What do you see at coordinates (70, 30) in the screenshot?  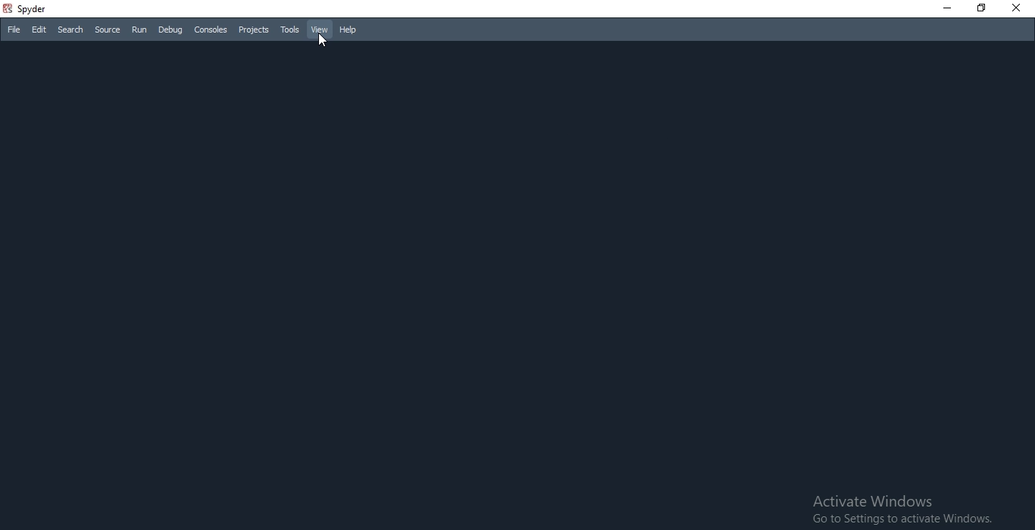 I see `Search` at bounding box center [70, 30].